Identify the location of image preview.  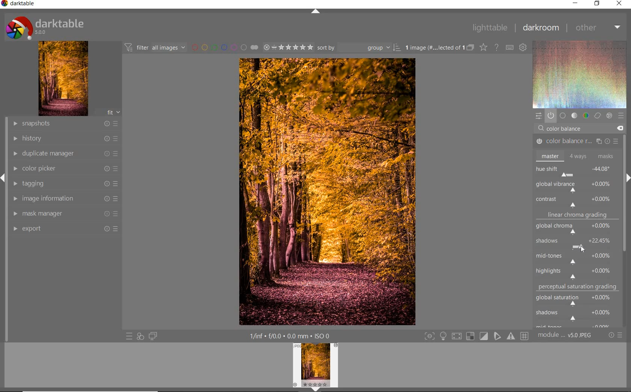
(315, 368).